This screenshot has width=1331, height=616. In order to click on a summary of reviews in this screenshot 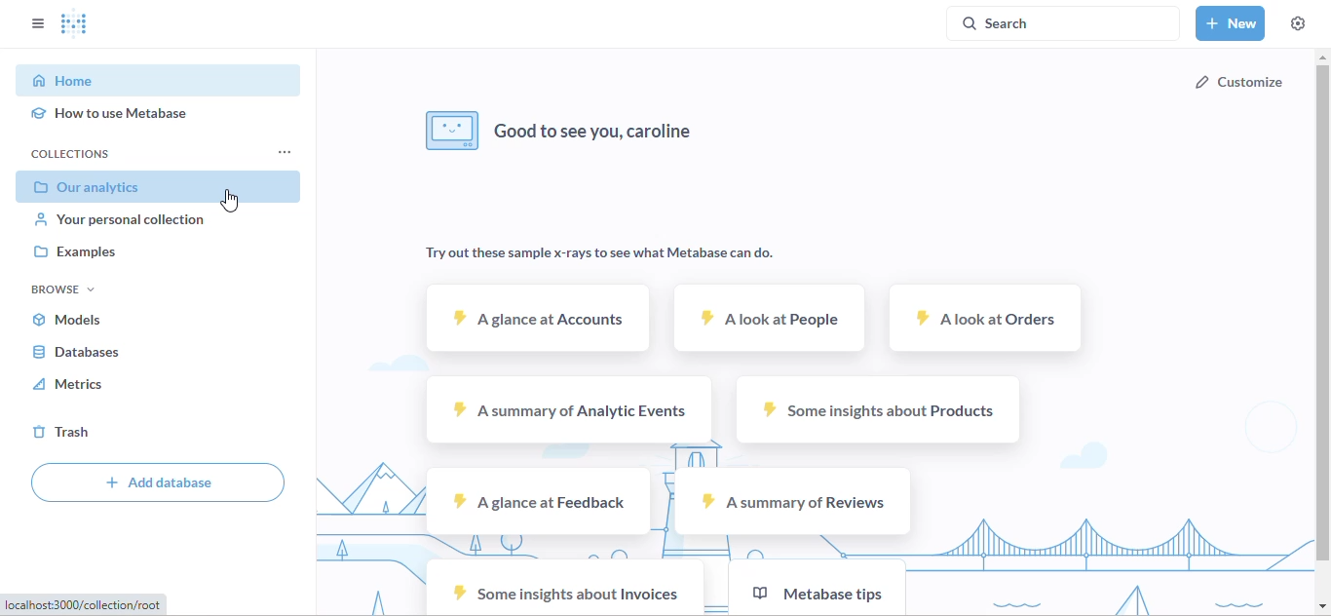, I will do `click(793, 501)`.